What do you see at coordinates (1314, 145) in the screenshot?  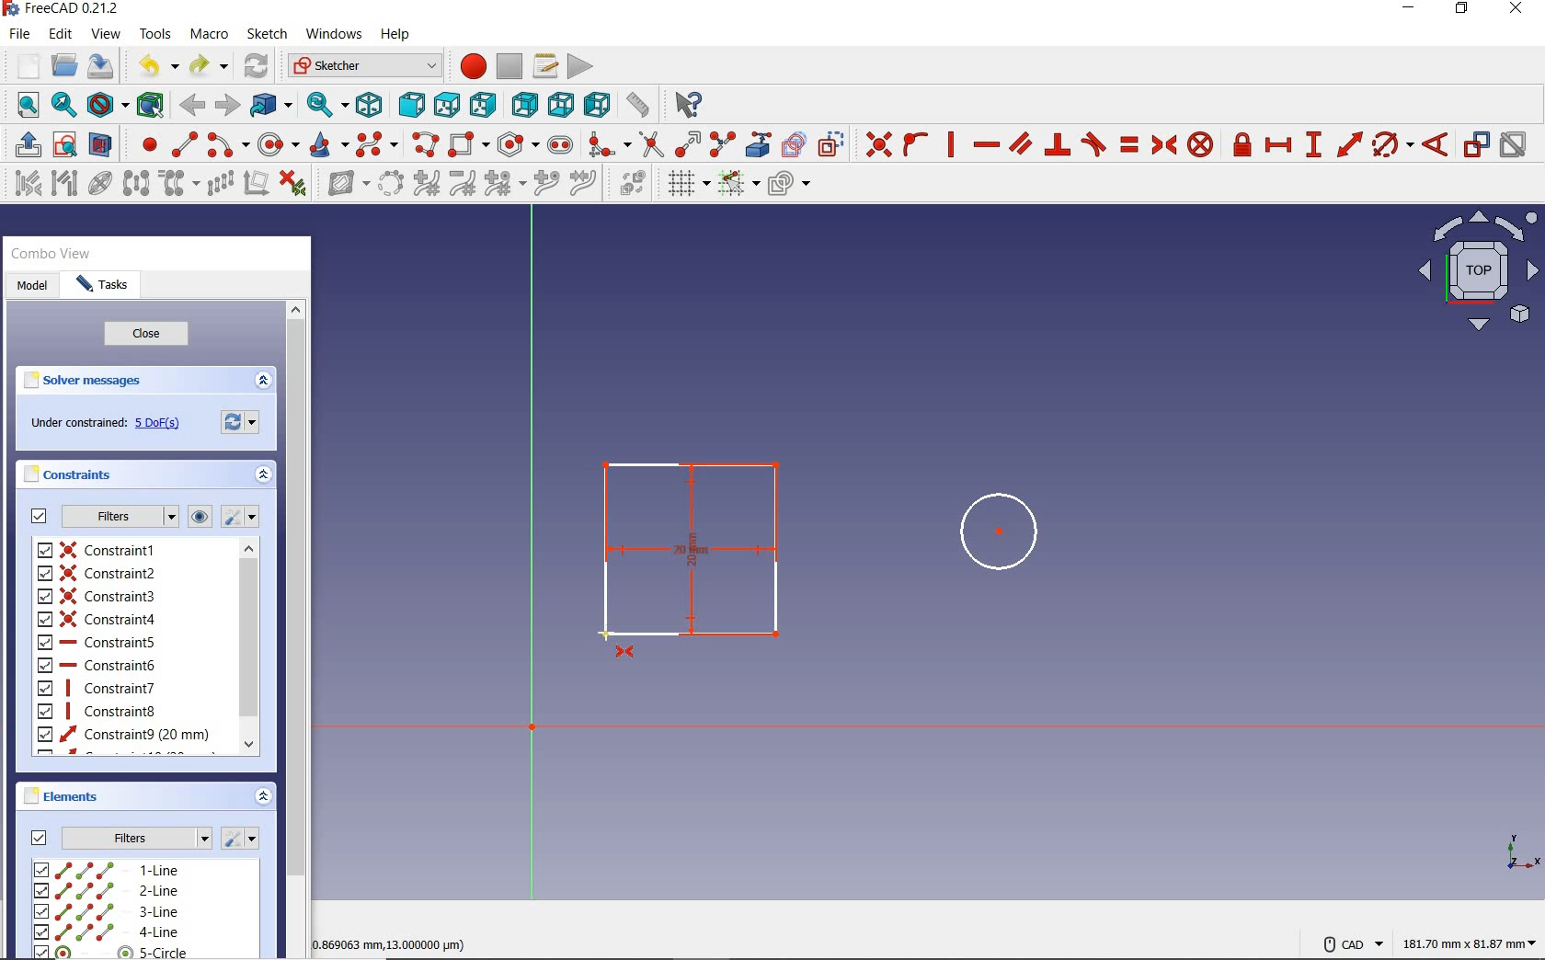 I see `constraint vertical distance` at bounding box center [1314, 145].